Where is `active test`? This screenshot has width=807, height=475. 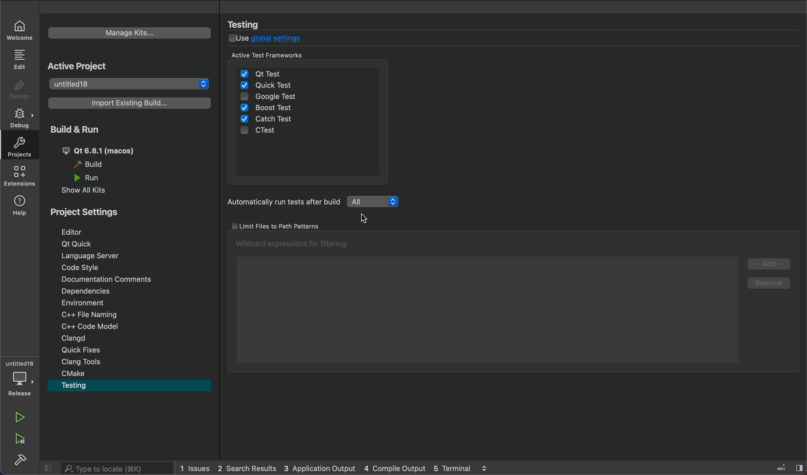
active test is located at coordinates (309, 56).